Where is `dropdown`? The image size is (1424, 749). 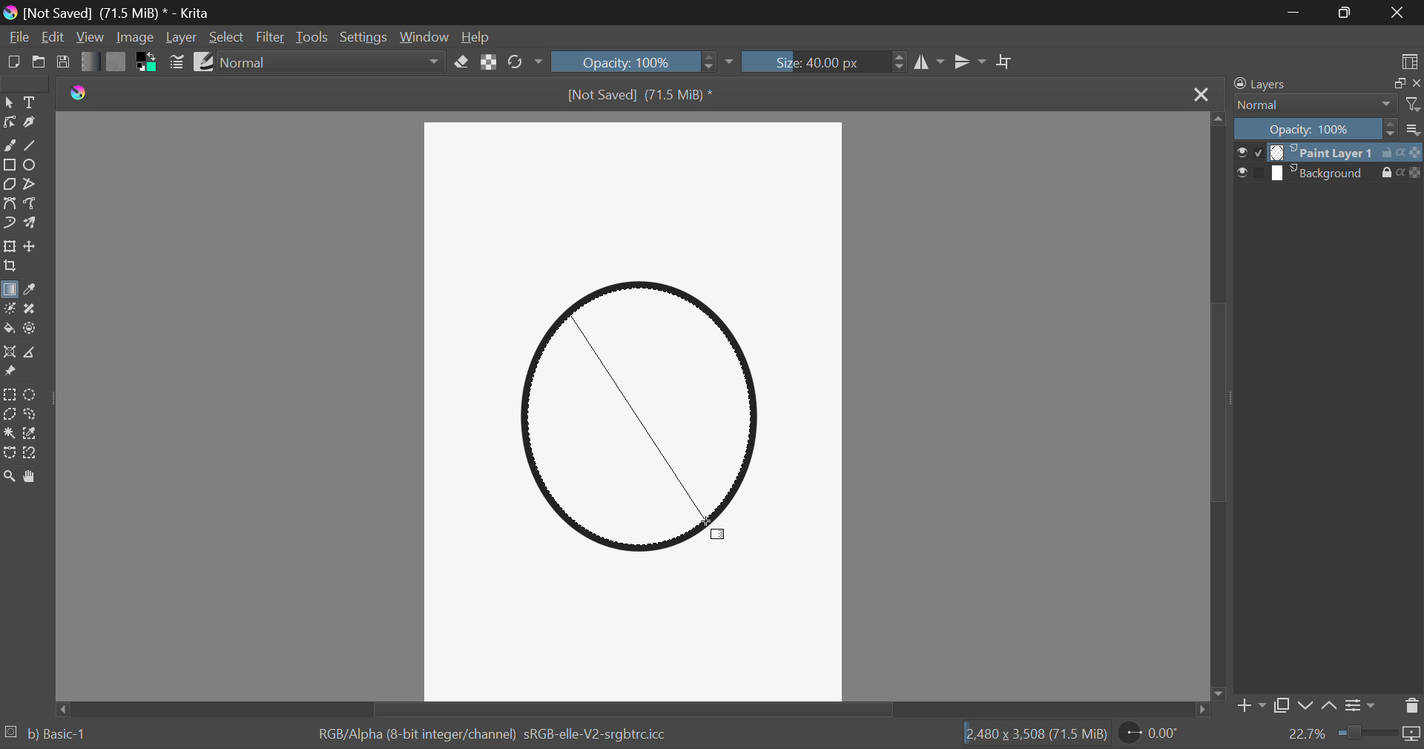
dropdown is located at coordinates (731, 63).